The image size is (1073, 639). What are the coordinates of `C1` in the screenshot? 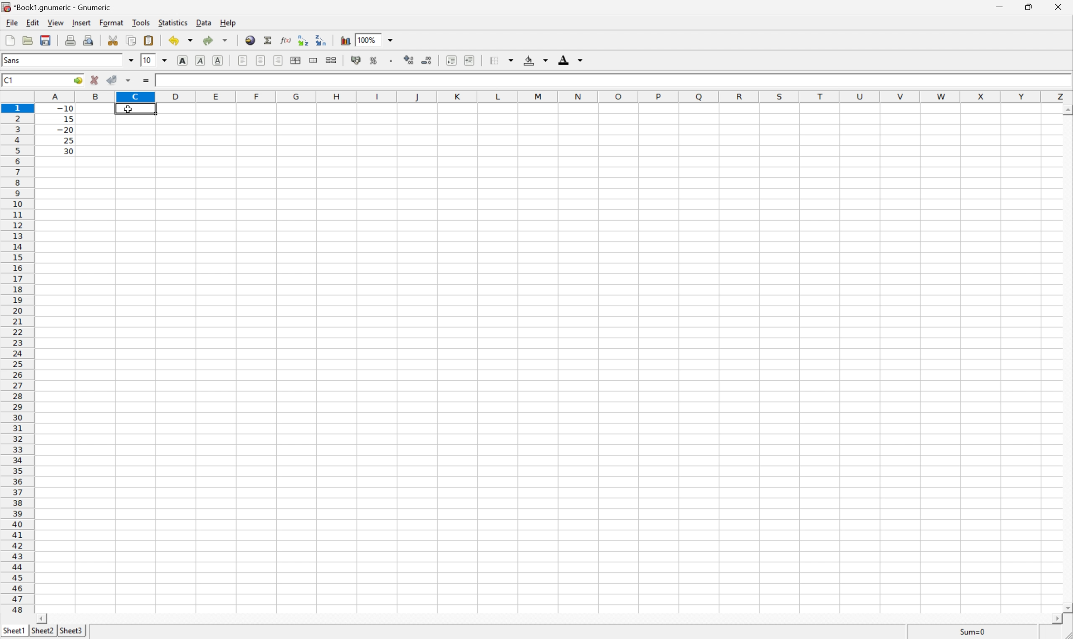 It's located at (8, 80).